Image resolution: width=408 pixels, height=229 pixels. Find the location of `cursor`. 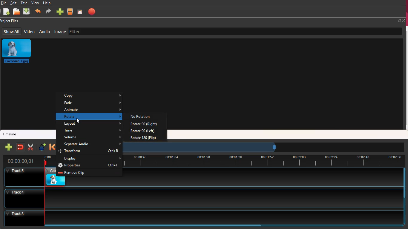

cursor is located at coordinates (79, 122).